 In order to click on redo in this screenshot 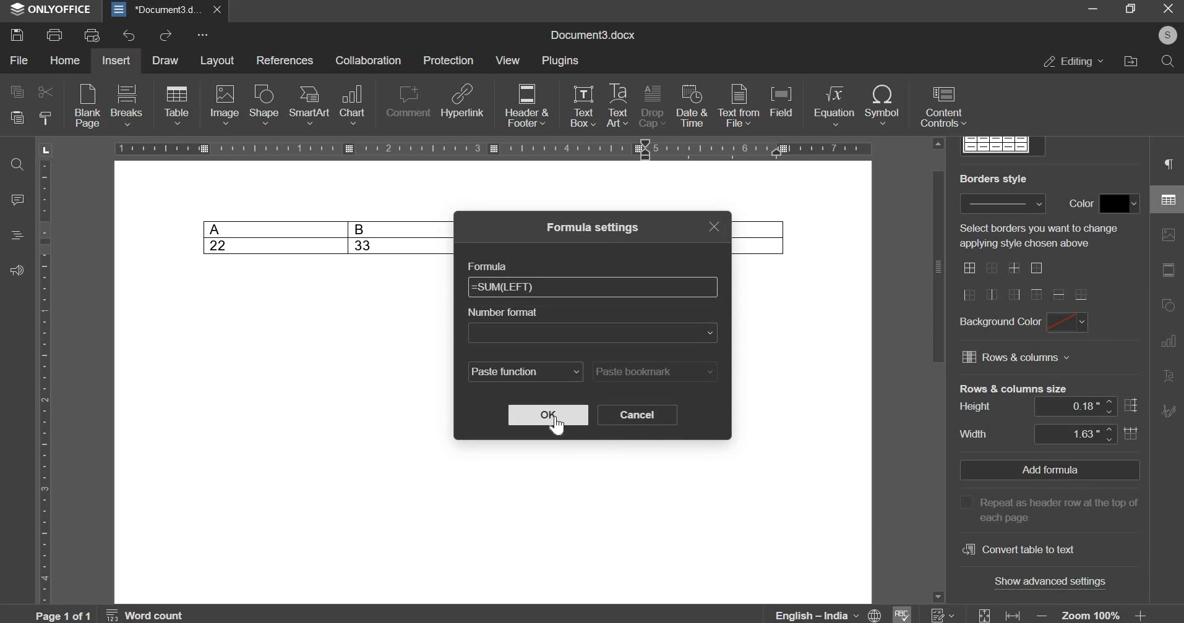, I will do `click(165, 36)`.